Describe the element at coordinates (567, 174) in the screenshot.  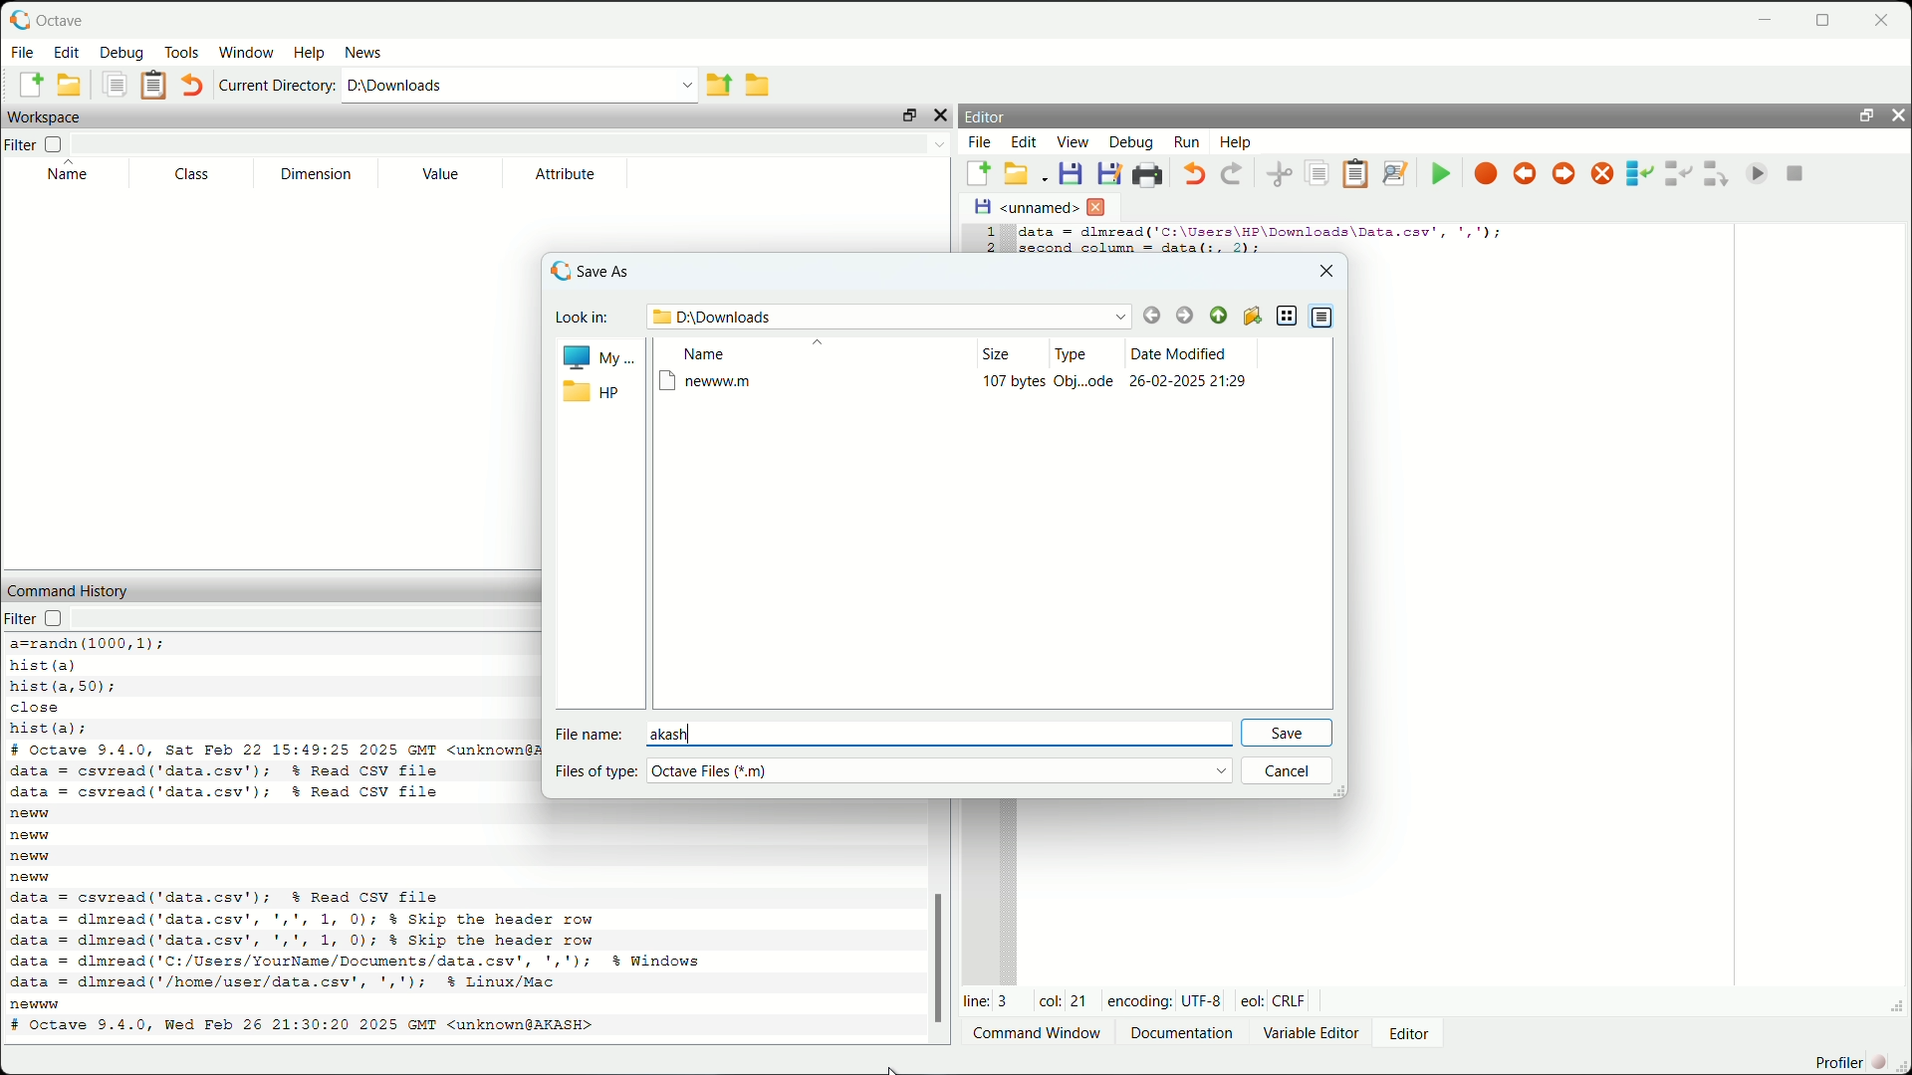
I see `attribute` at that location.